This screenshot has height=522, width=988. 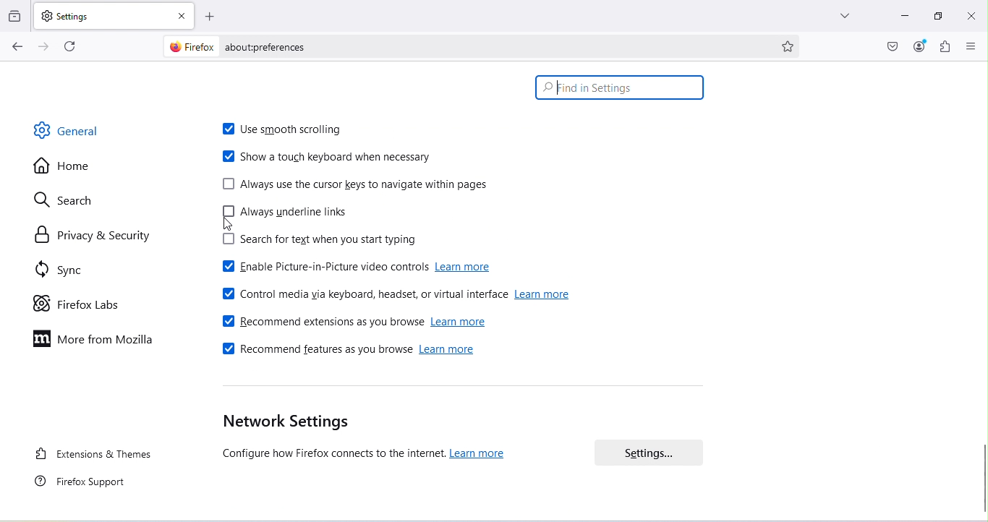 I want to click on Save to pocket, so click(x=893, y=47).